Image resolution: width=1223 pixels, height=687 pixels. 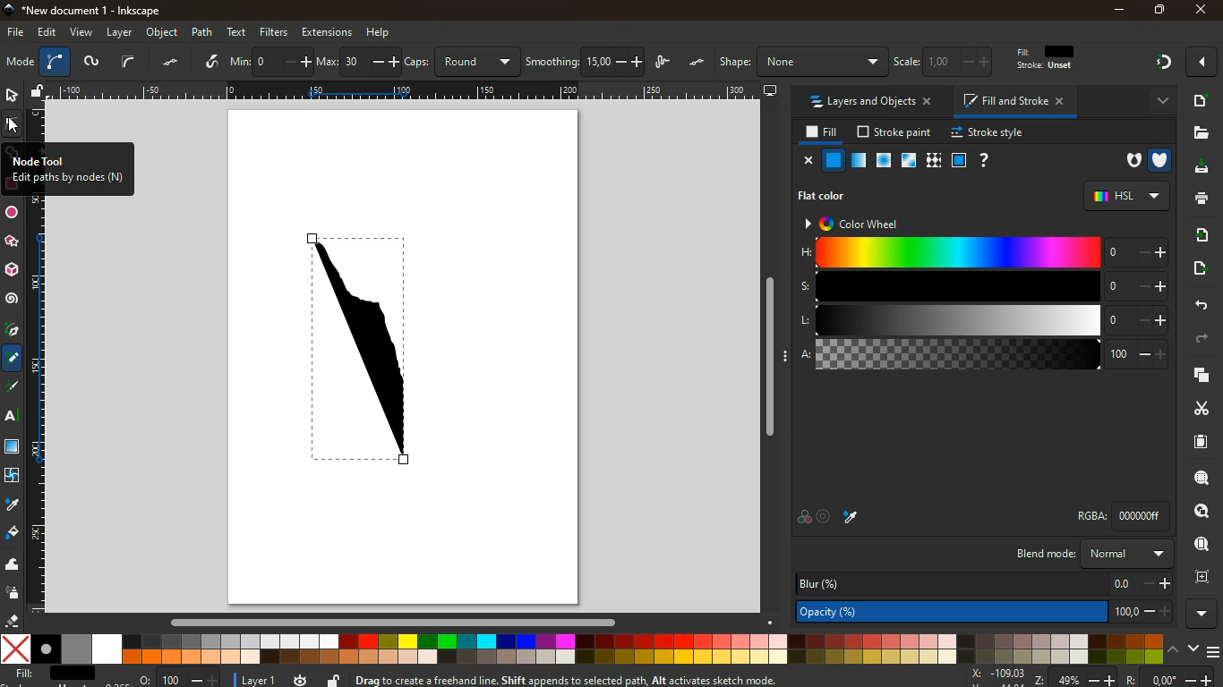 I want to click on screen, so click(x=771, y=89).